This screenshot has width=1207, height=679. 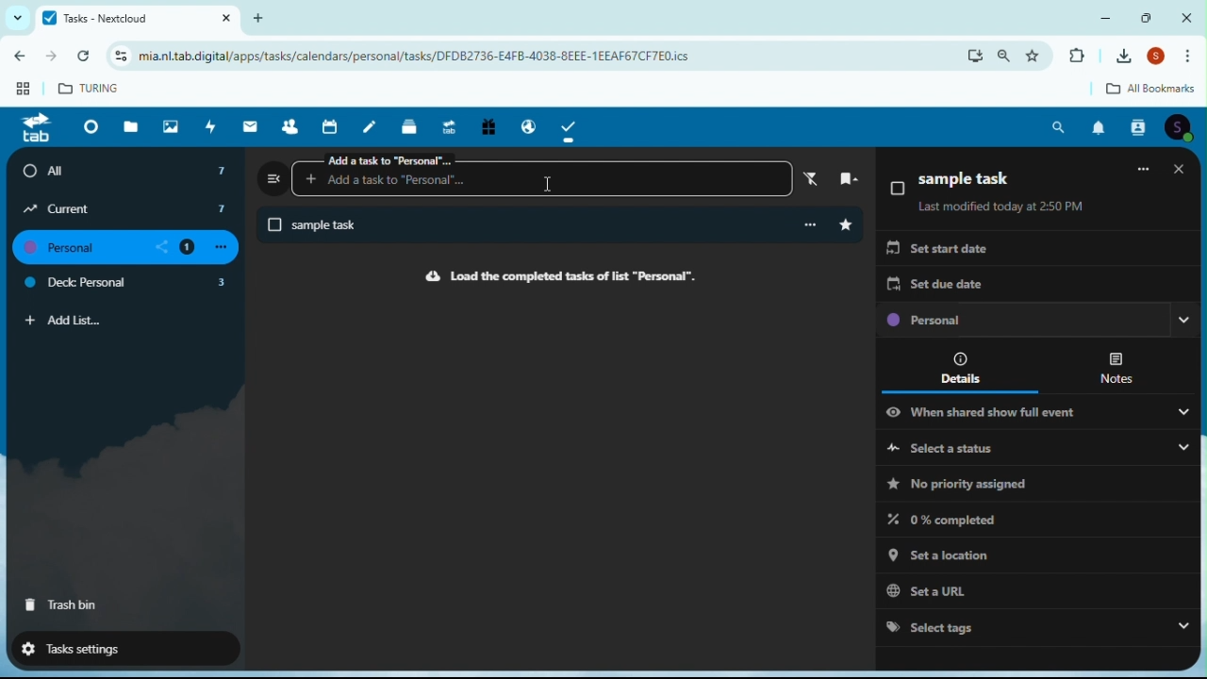 What do you see at coordinates (53, 58) in the screenshot?
I see `fordward` at bounding box center [53, 58].